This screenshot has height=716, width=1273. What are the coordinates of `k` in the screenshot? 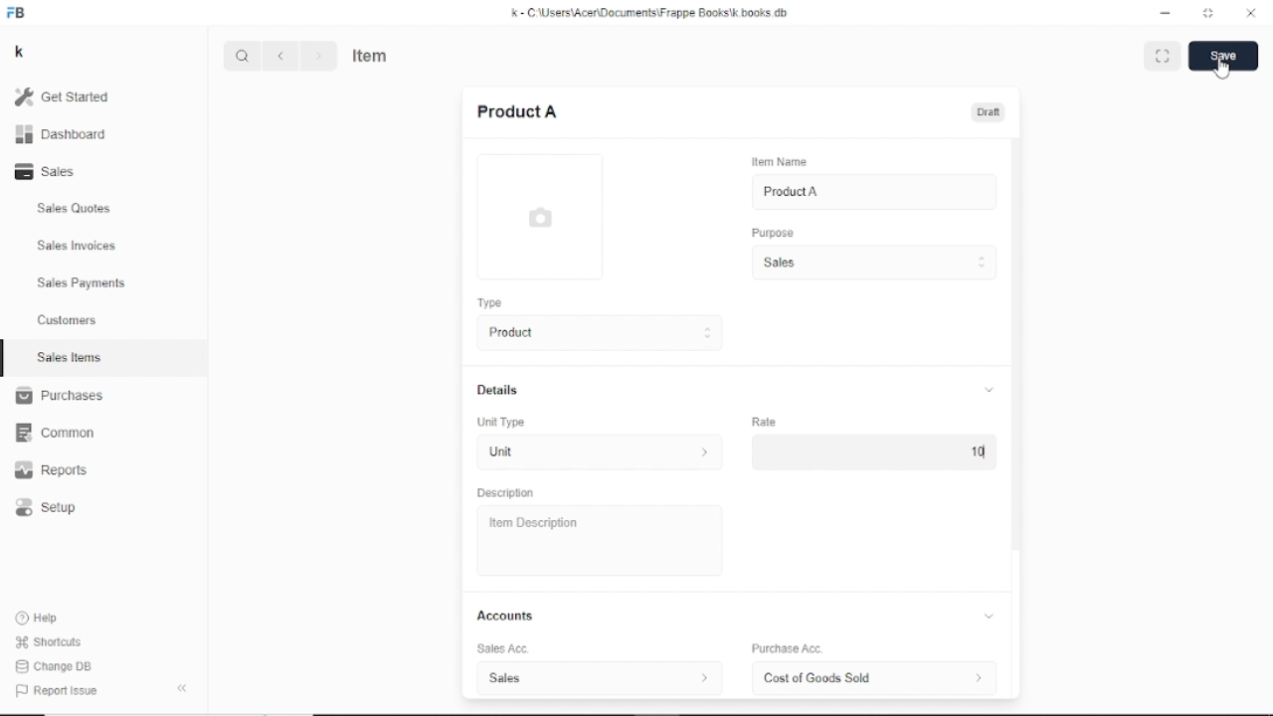 It's located at (22, 53).